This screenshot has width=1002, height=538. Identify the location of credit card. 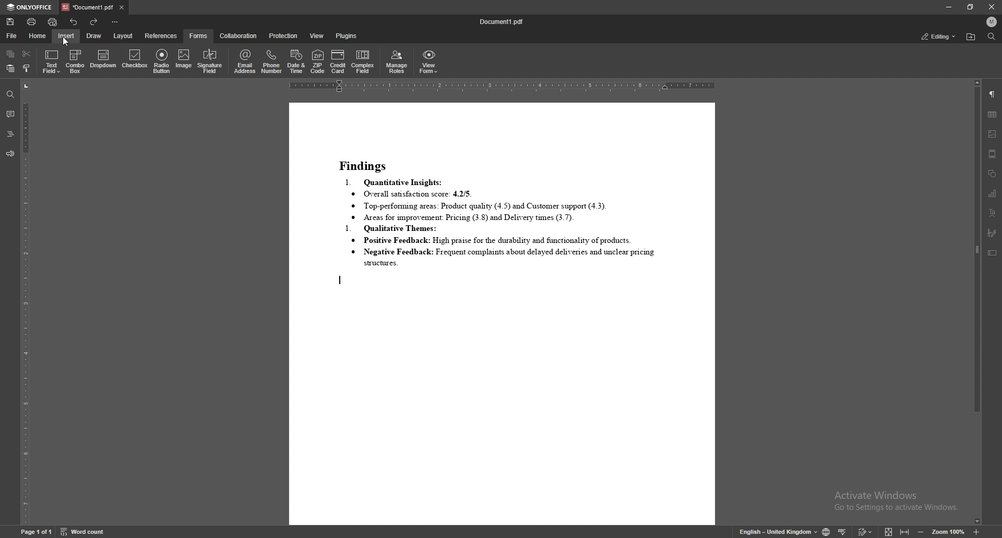
(339, 61).